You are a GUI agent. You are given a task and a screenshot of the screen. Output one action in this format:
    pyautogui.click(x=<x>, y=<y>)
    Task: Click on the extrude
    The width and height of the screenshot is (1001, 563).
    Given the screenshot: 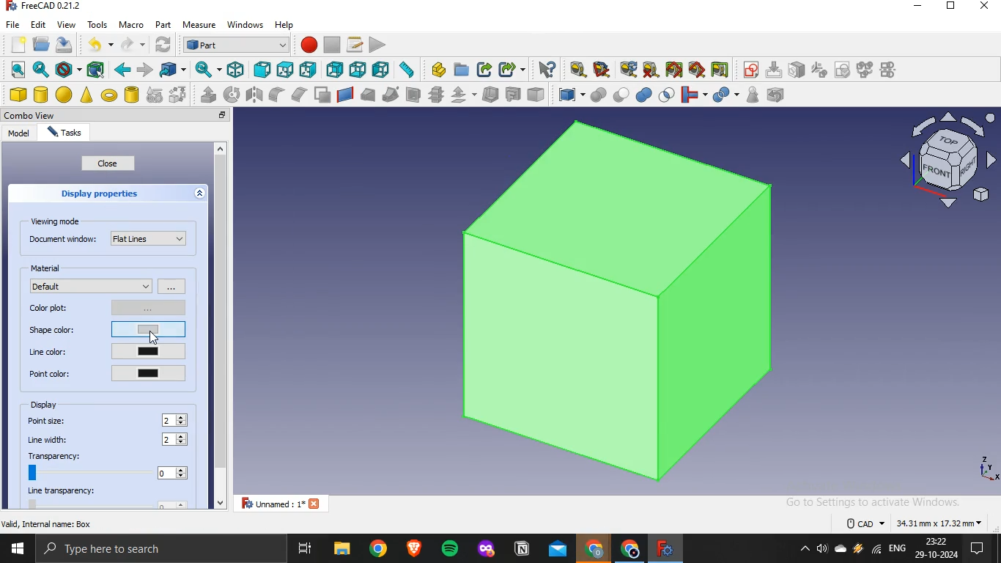 What is the action you would take?
    pyautogui.click(x=208, y=95)
    